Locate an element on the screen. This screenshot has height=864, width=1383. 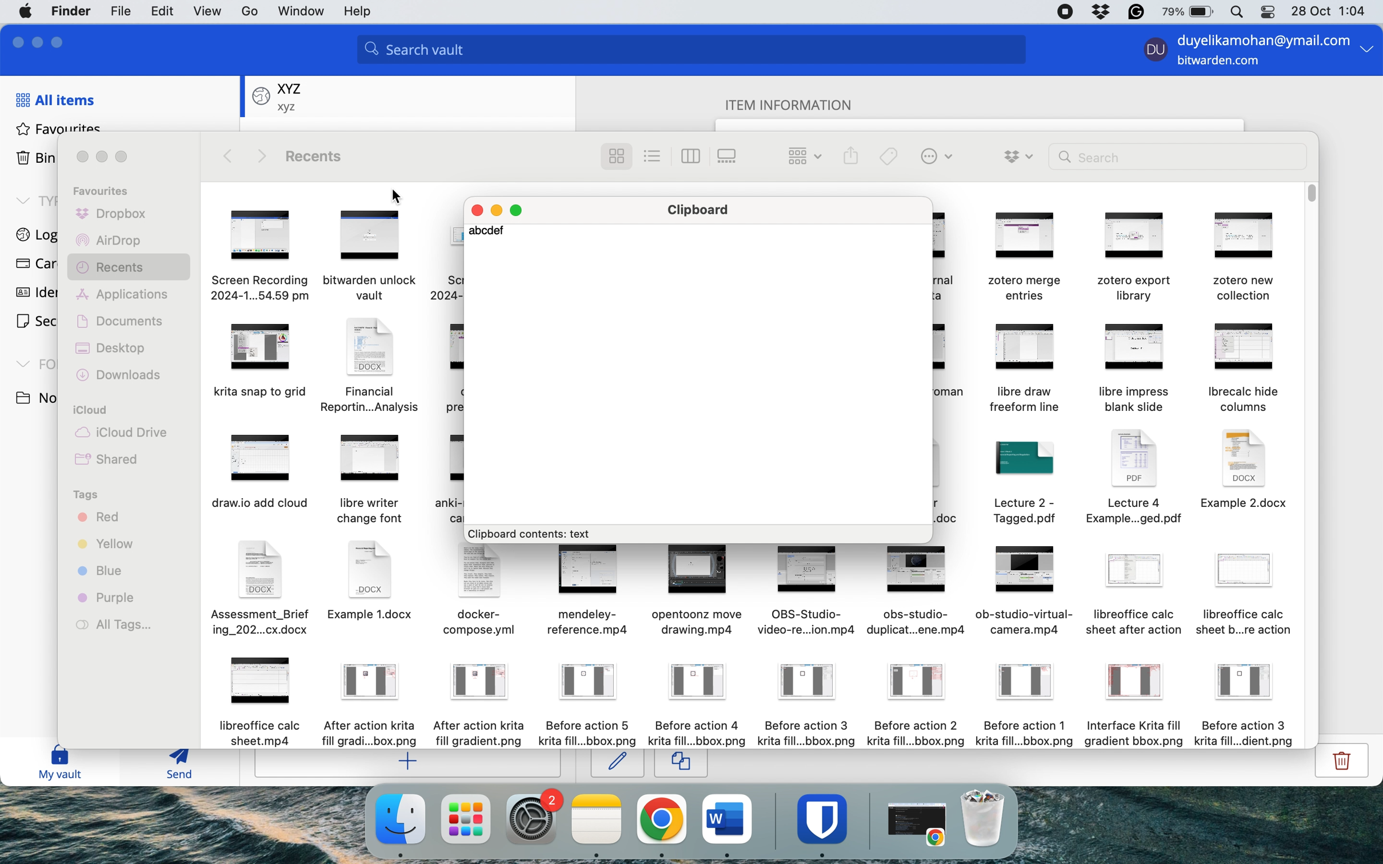
system files is located at coordinates (1126, 370).